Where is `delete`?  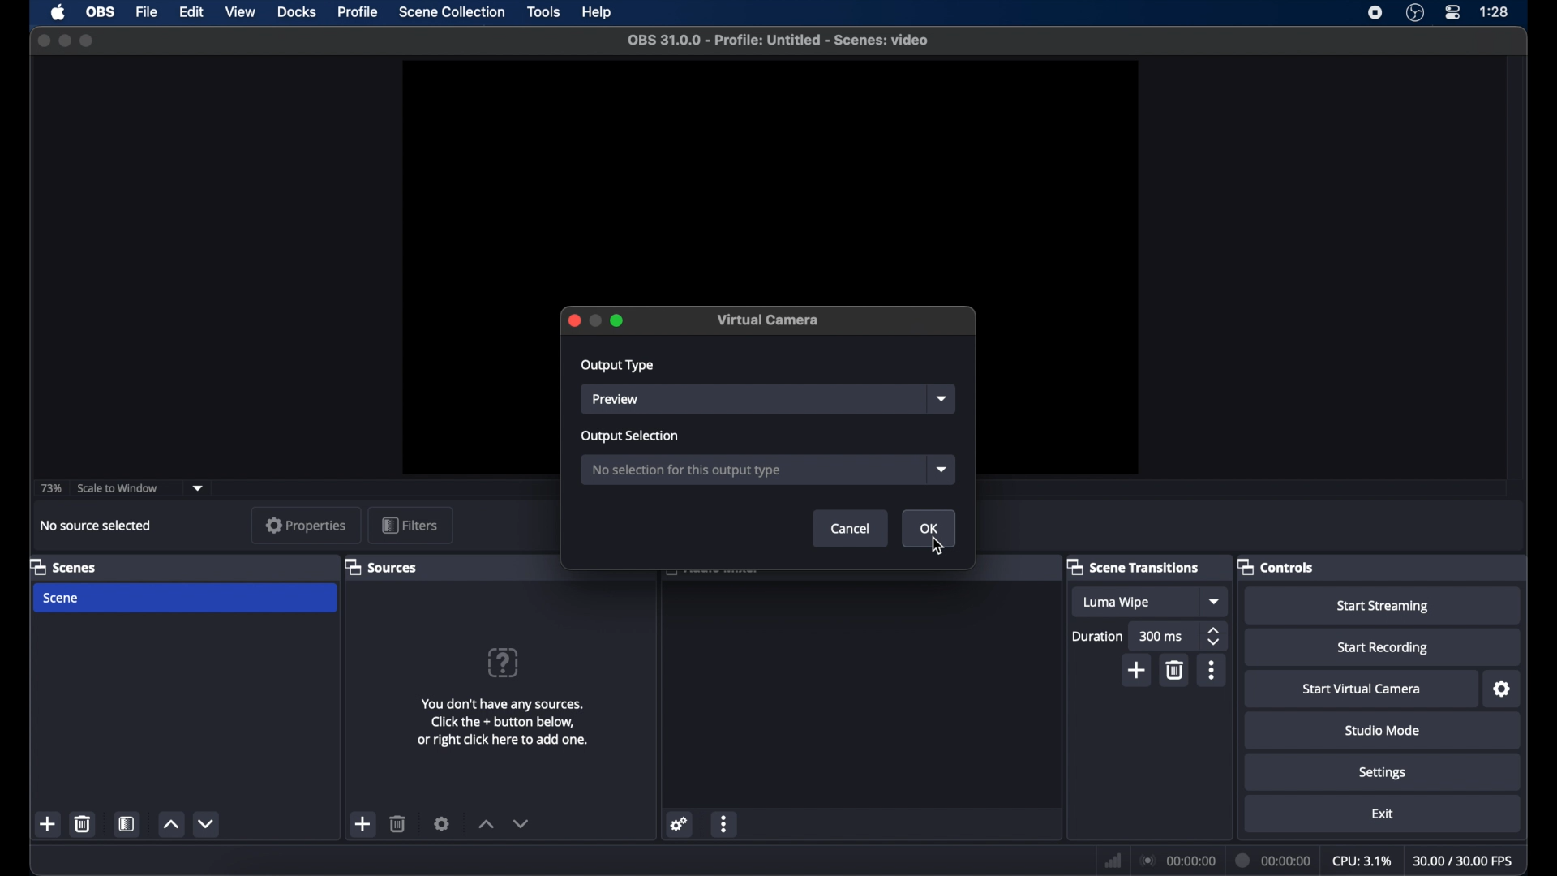
delete is located at coordinates (84, 825).